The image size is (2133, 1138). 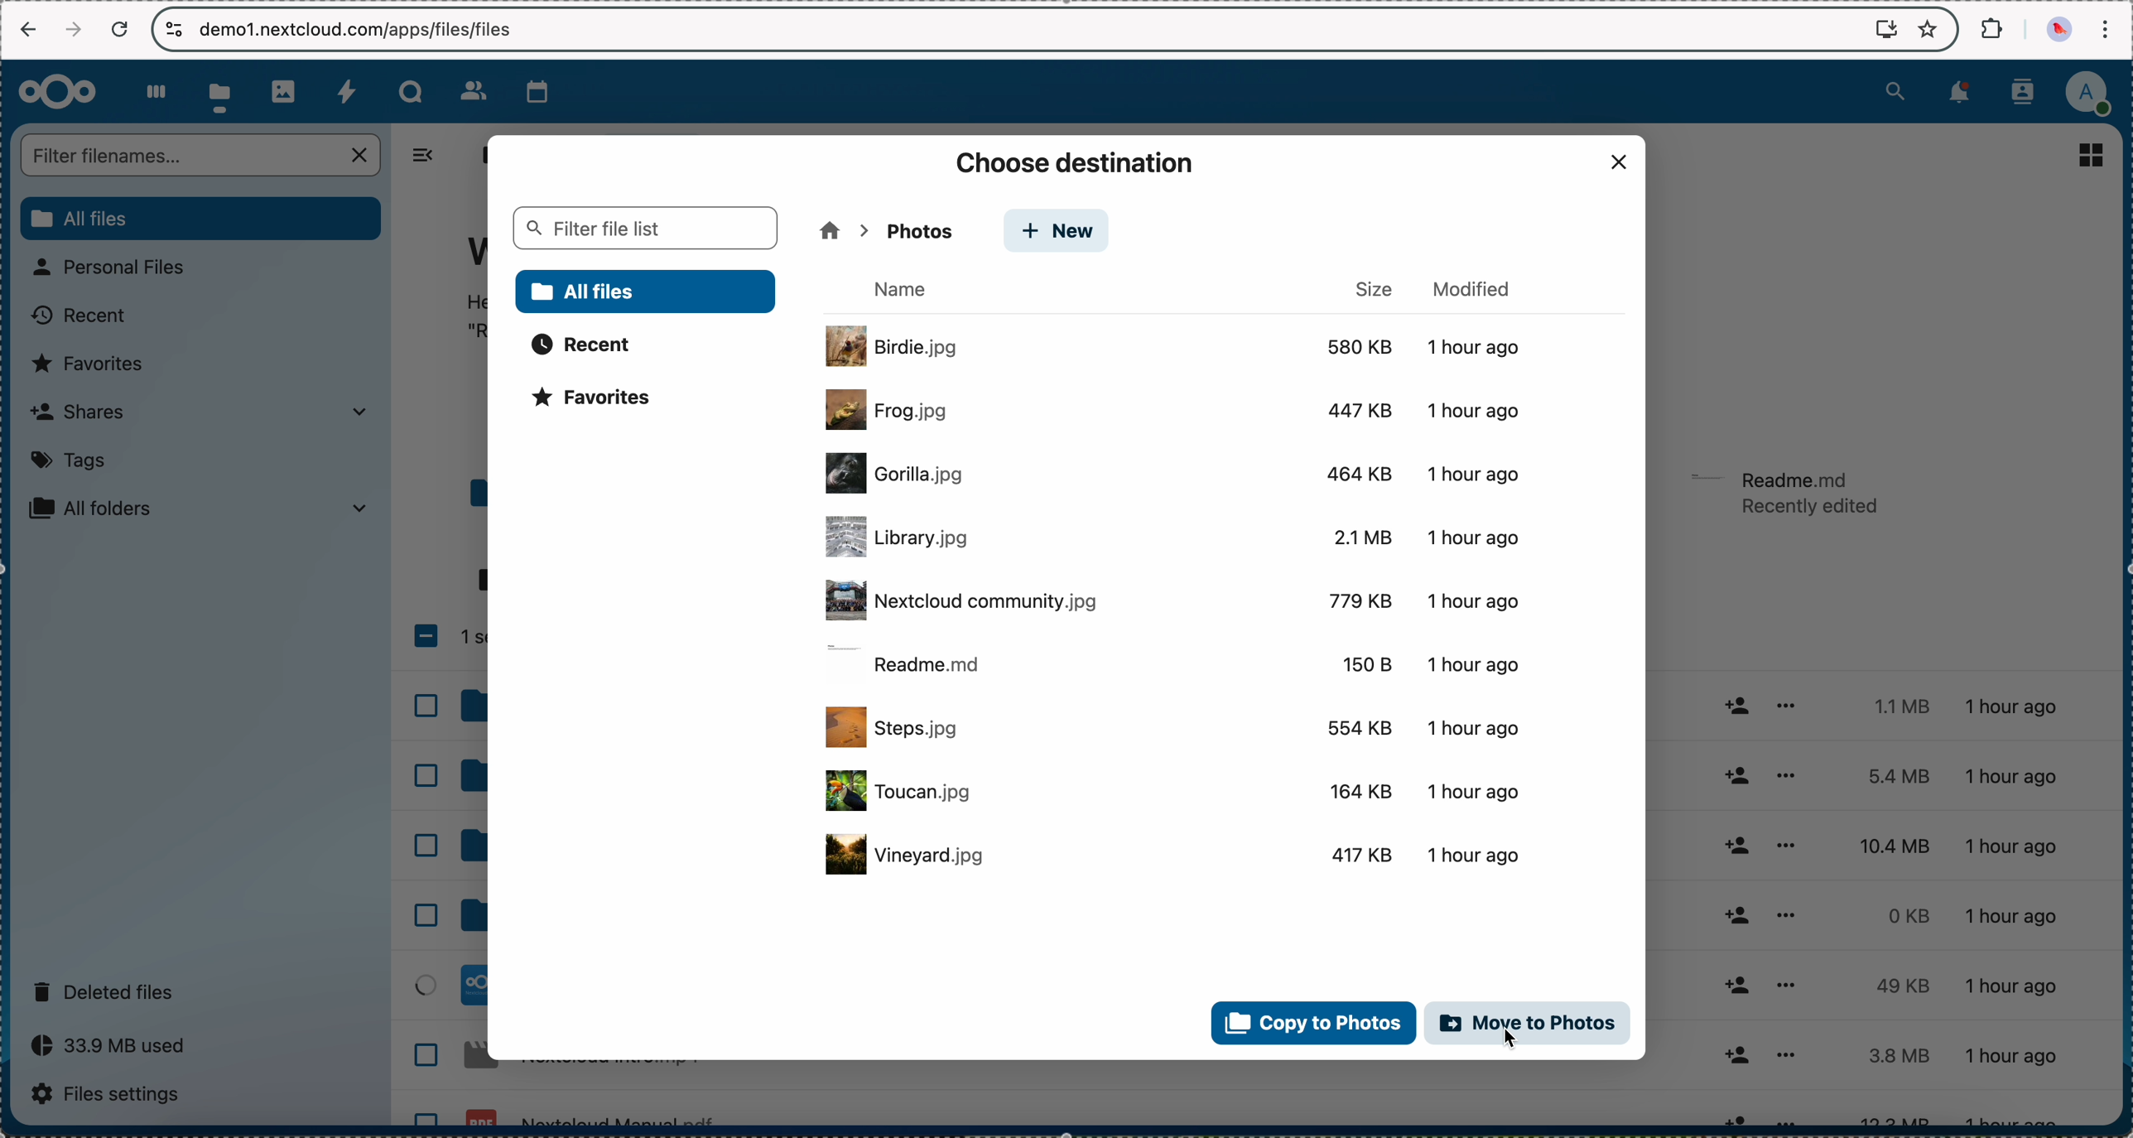 I want to click on tags, so click(x=68, y=462).